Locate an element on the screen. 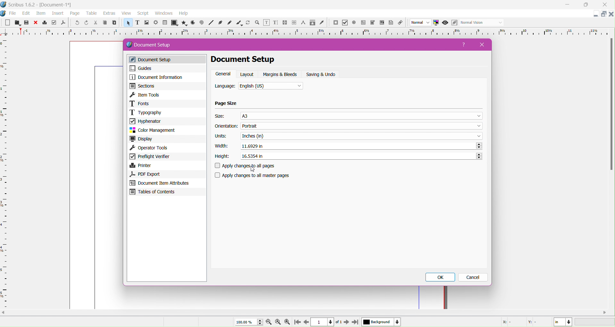 The width and height of the screenshot is (615, 327). eye dropper is located at coordinates (323, 23).